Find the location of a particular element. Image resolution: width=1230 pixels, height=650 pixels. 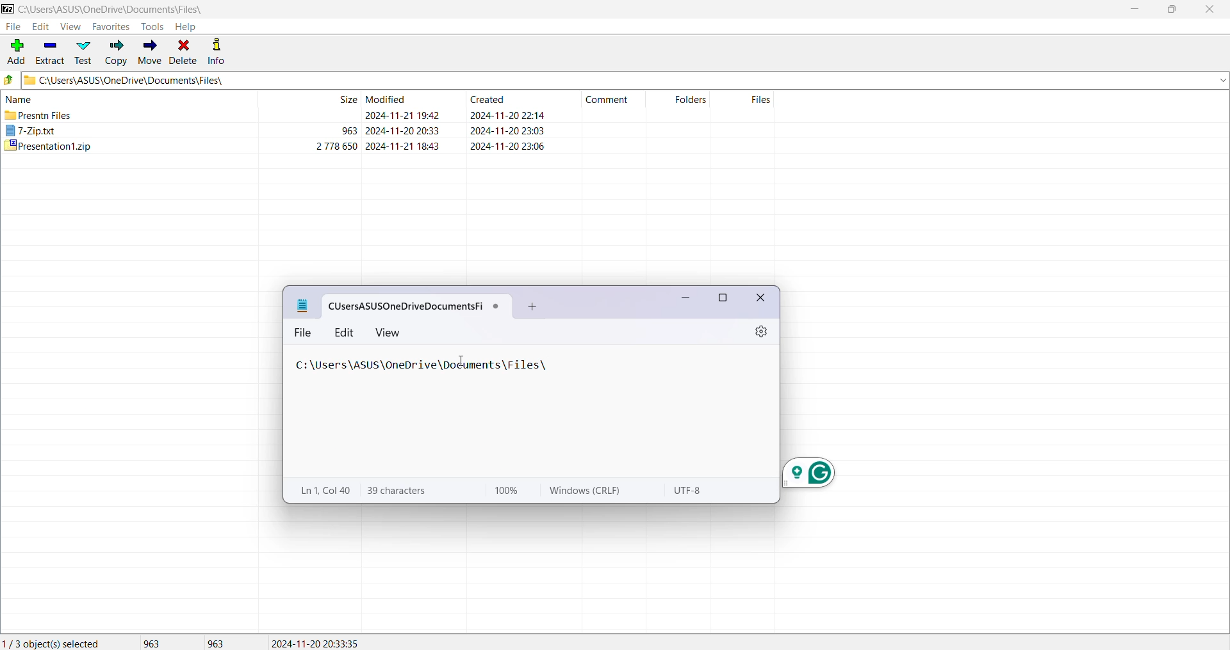

Current Selection is located at coordinates (53, 642).